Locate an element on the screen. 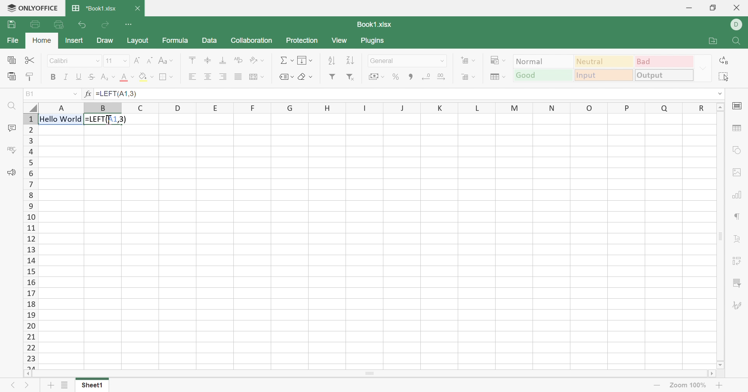 Image resolution: width=748 pixels, height=392 pixels. Paste is located at coordinates (11, 77).